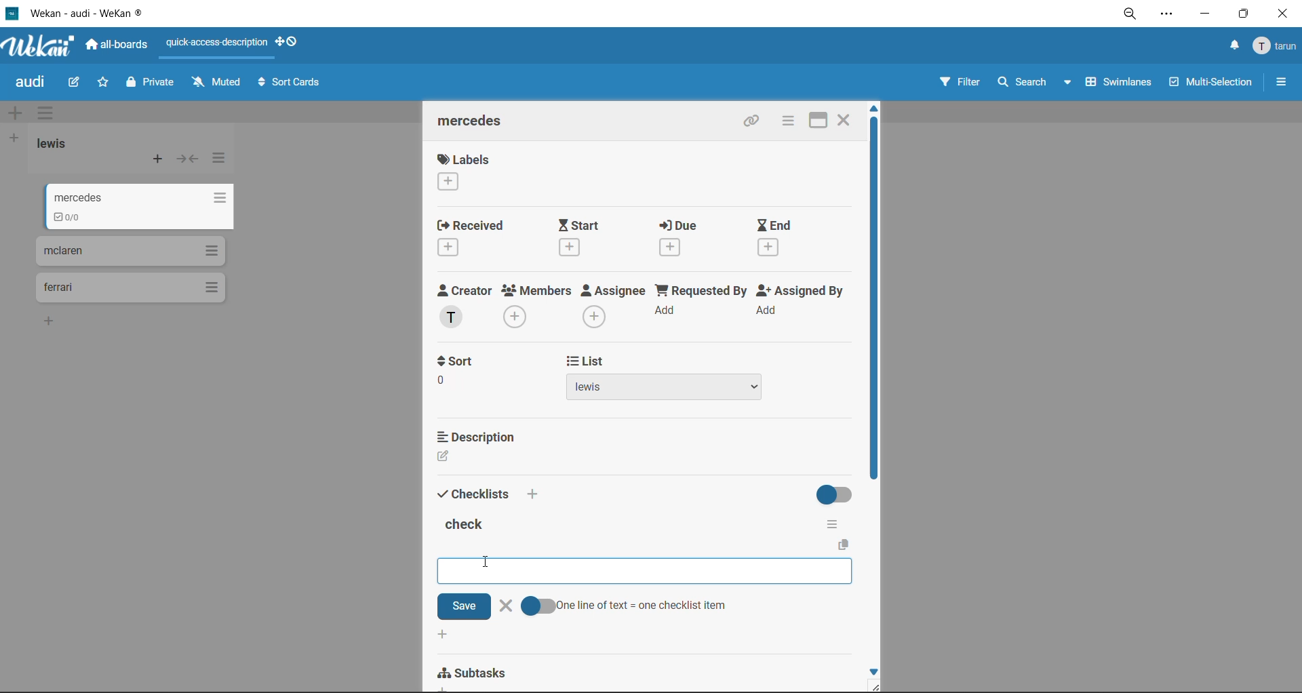  What do you see at coordinates (460, 360) in the screenshot?
I see `t` at bounding box center [460, 360].